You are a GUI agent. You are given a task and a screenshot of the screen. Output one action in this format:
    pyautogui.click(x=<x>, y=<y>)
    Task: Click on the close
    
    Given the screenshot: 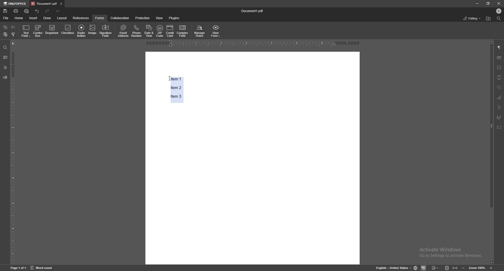 What is the action you would take?
    pyautogui.click(x=498, y=3)
    